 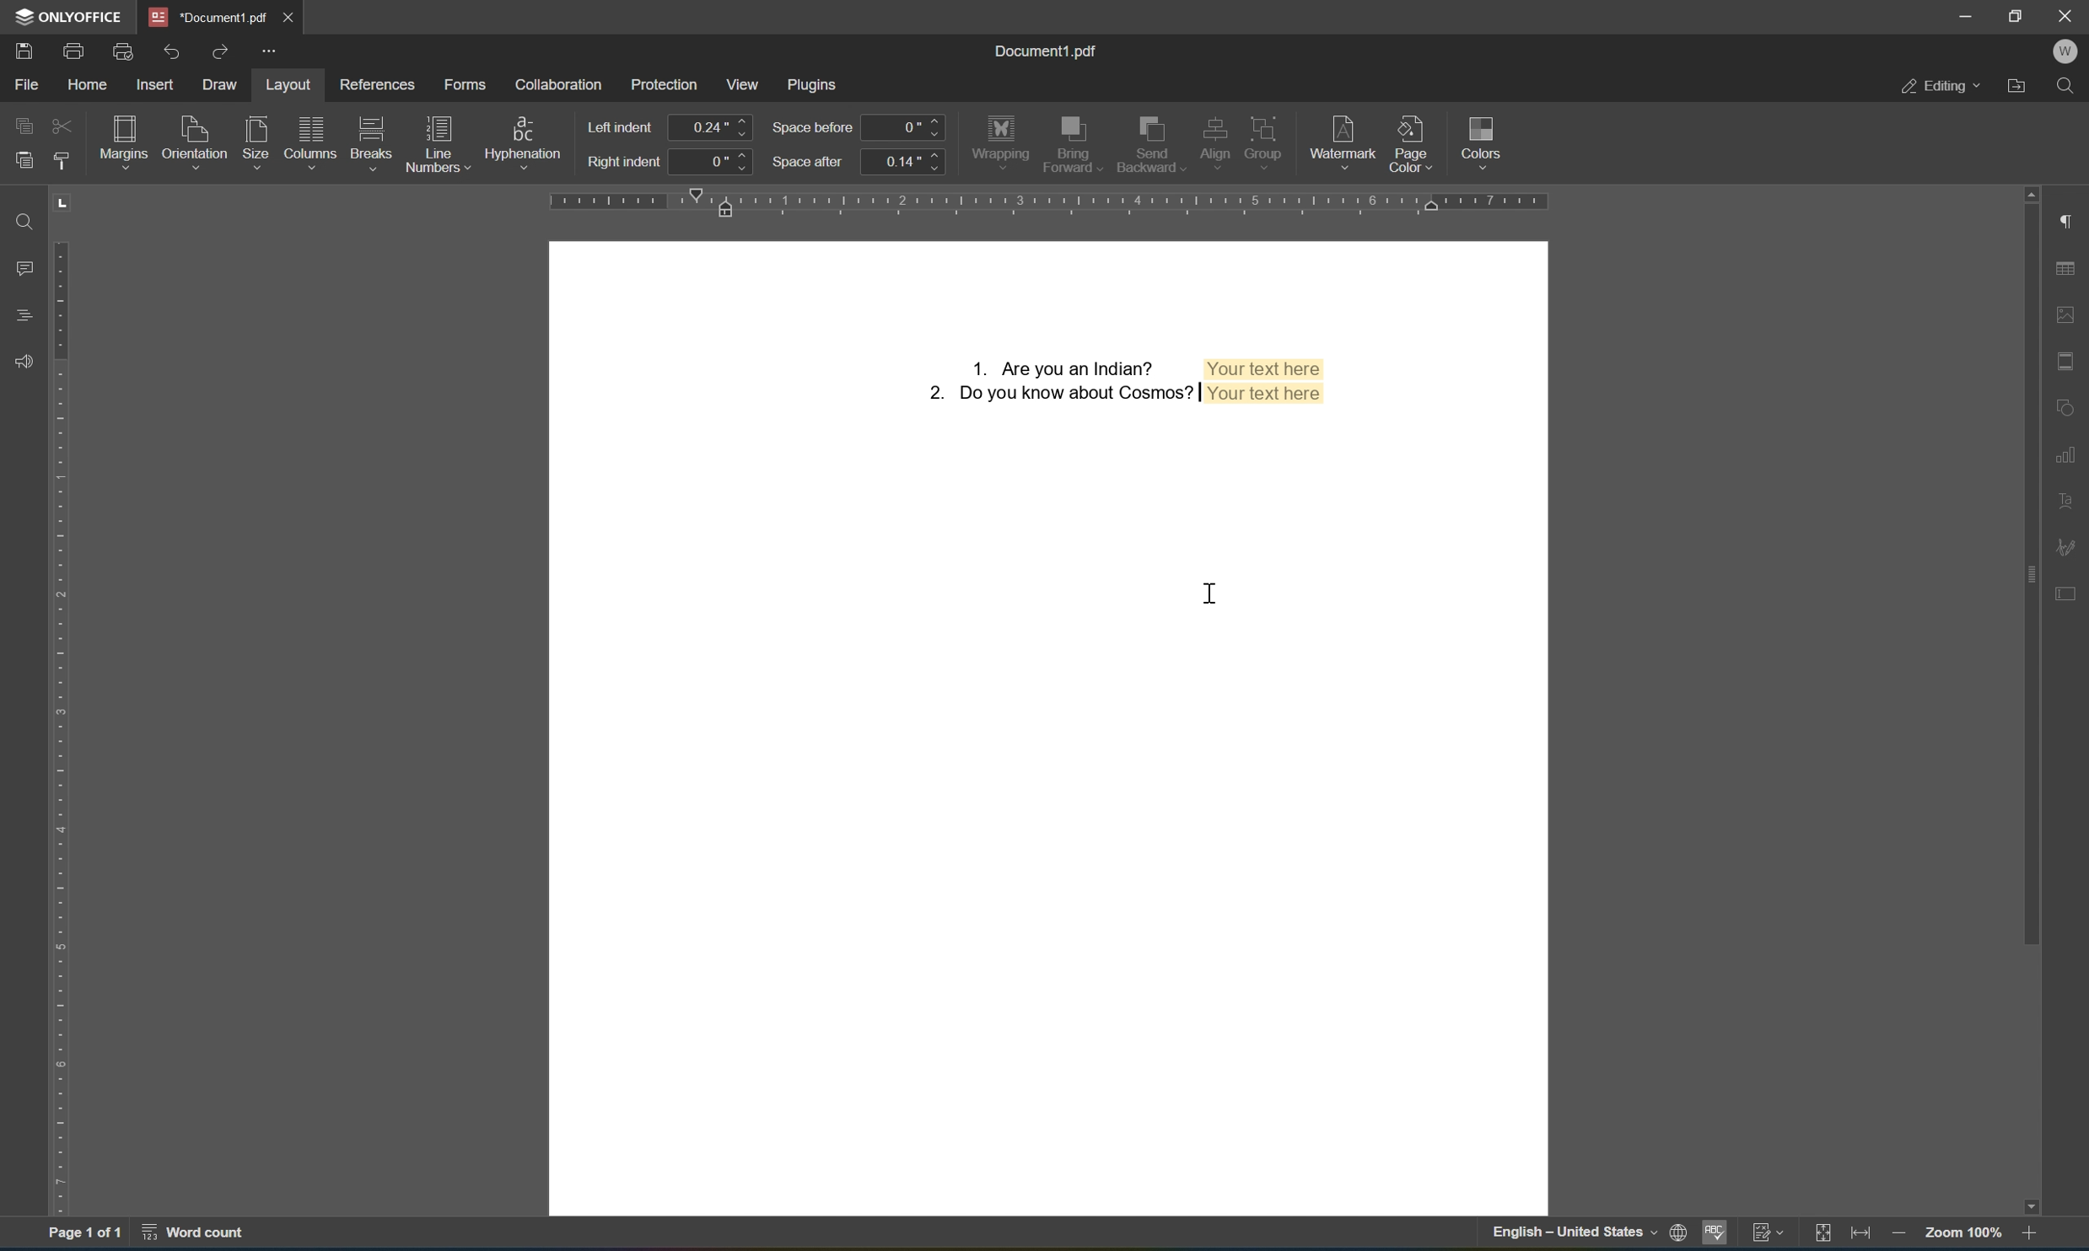 What do you see at coordinates (259, 142) in the screenshot?
I see `size` at bounding box center [259, 142].